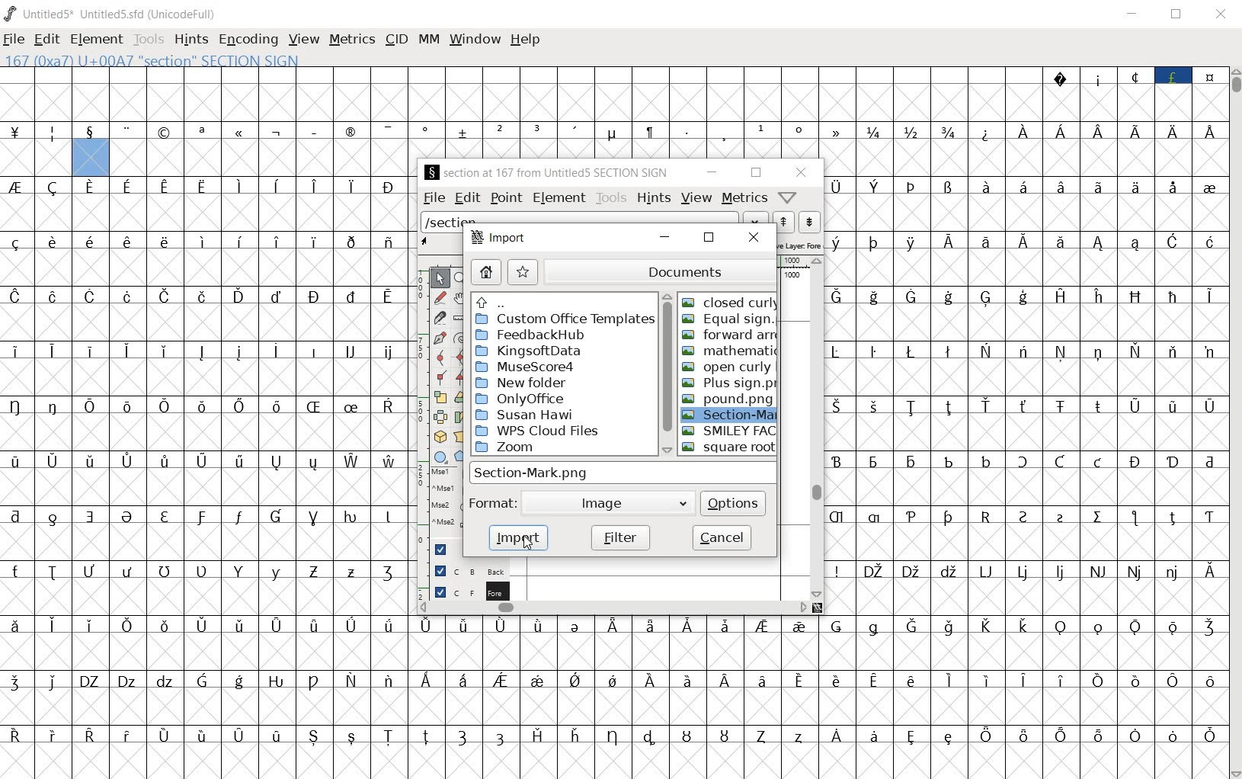 The height and width of the screenshot is (779, 1242). Describe the element at coordinates (190, 40) in the screenshot. I see `HINTS` at that location.